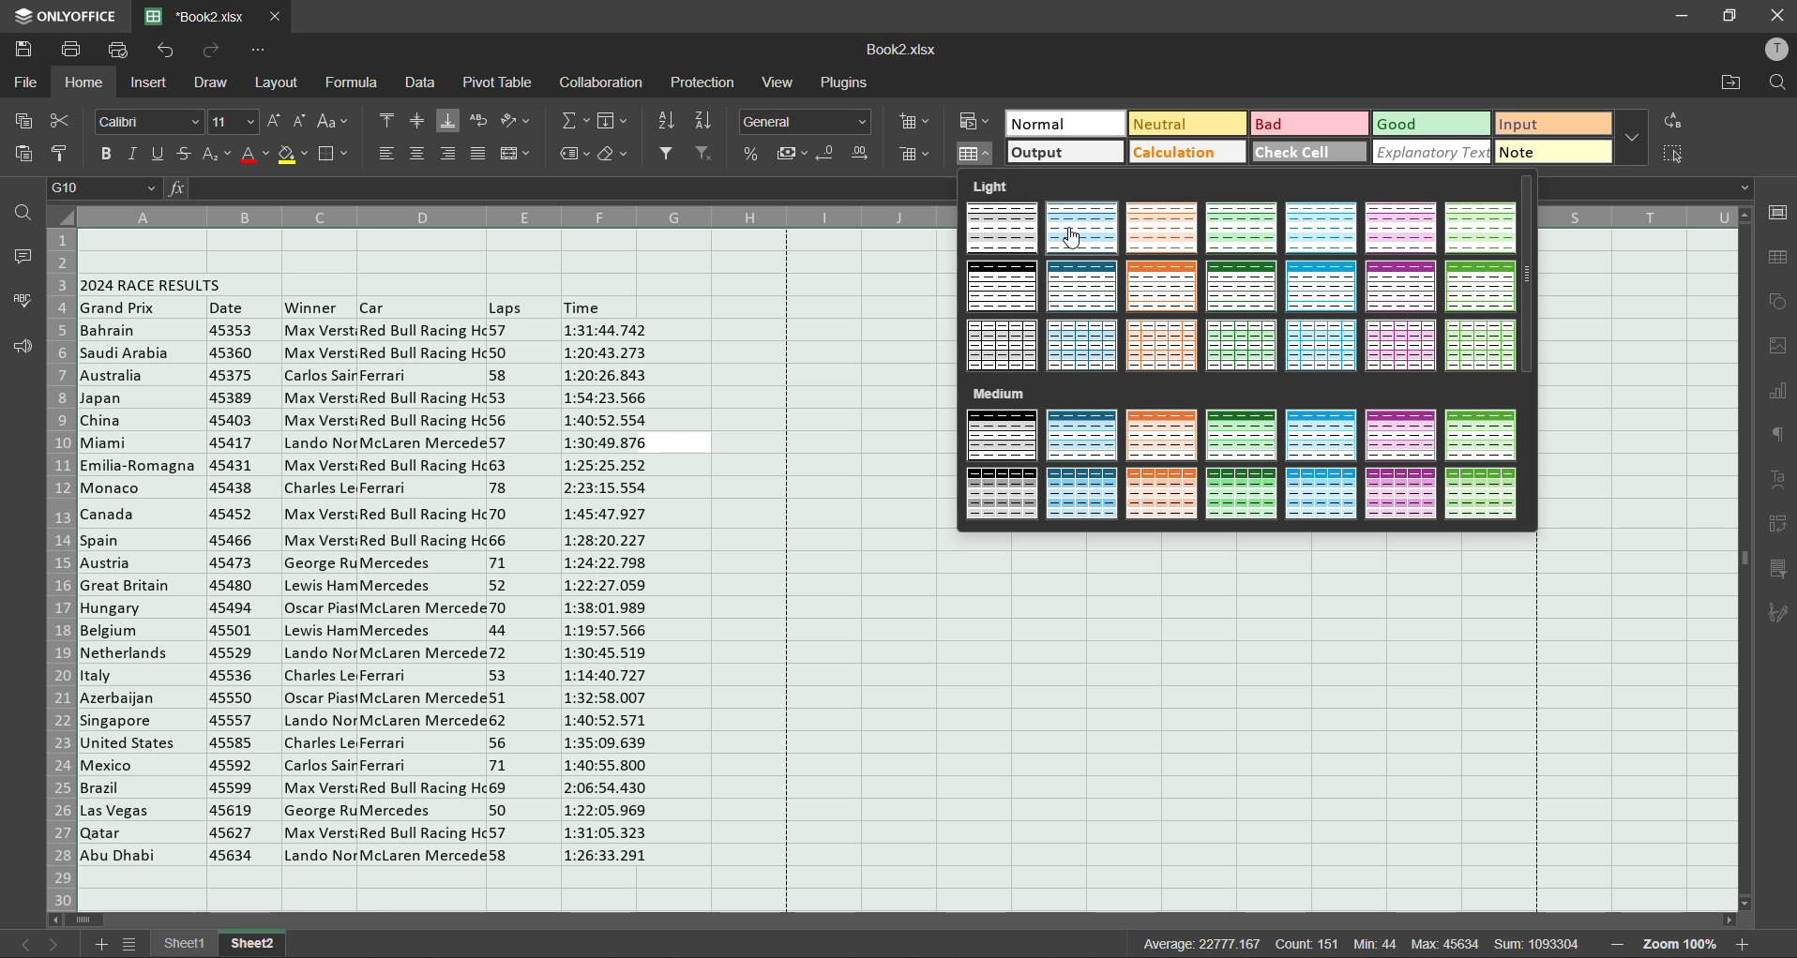 The width and height of the screenshot is (1797, 958). I want to click on shapes, so click(1776, 307).